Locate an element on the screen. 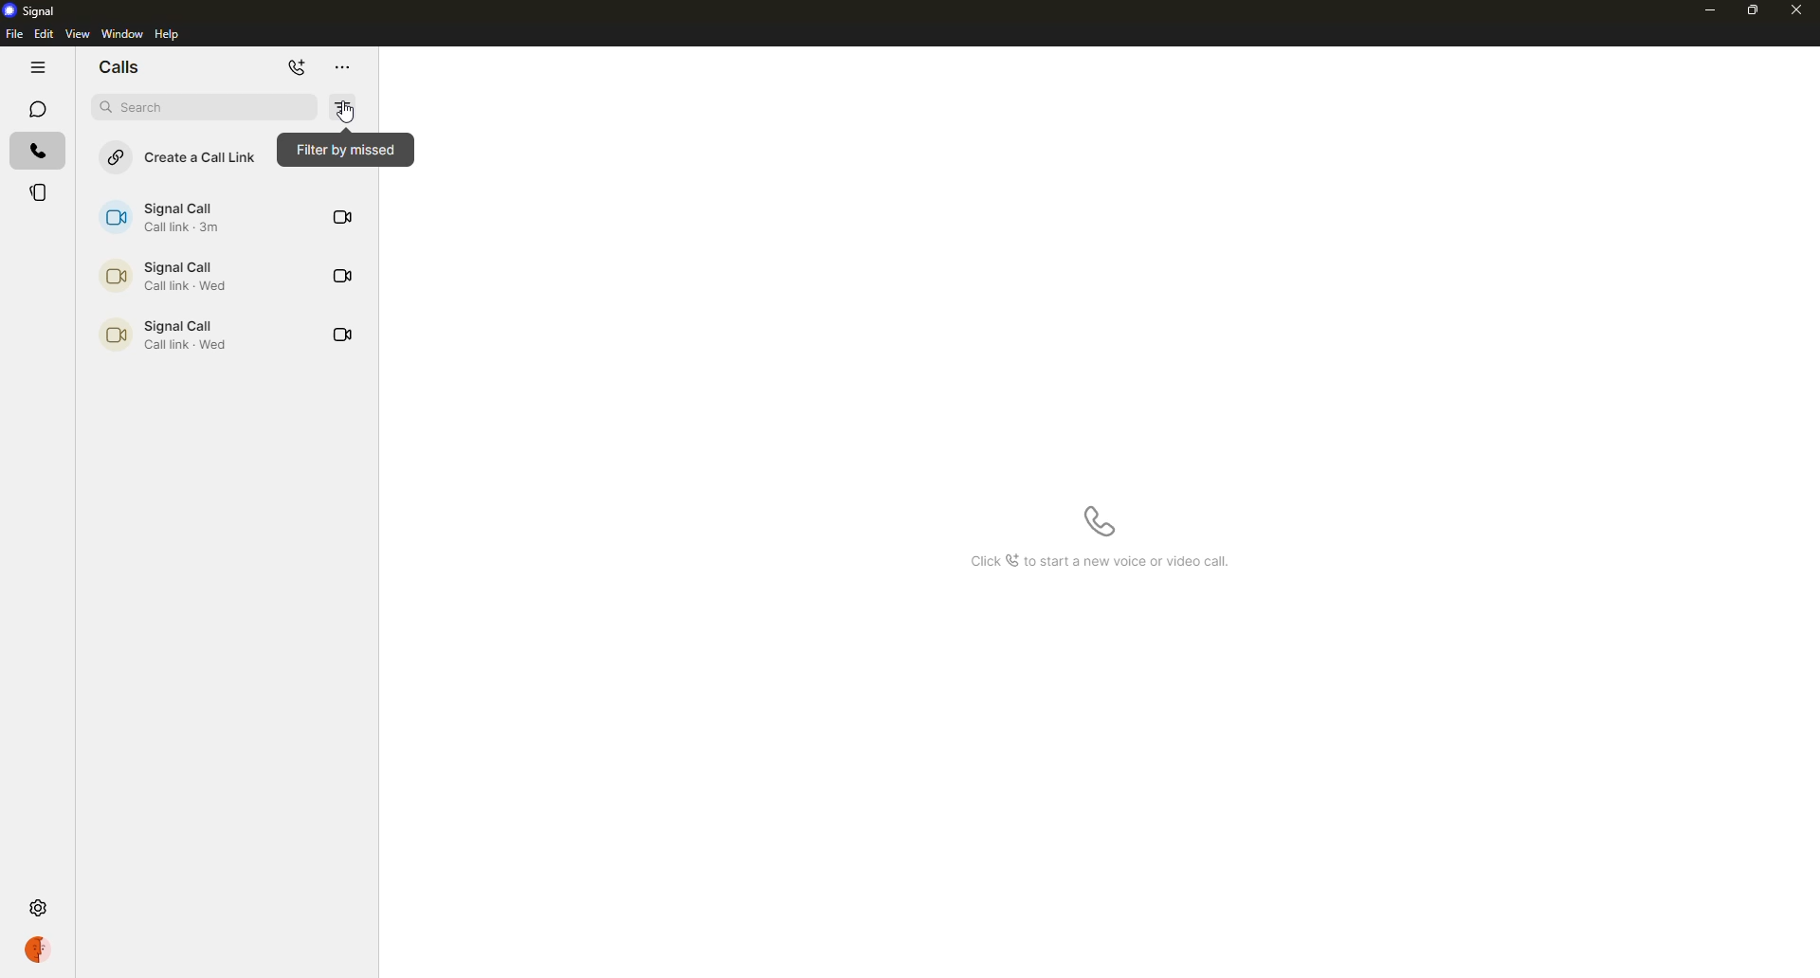 Image resolution: width=1820 pixels, height=978 pixels. more is located at coordinates (348, 68).